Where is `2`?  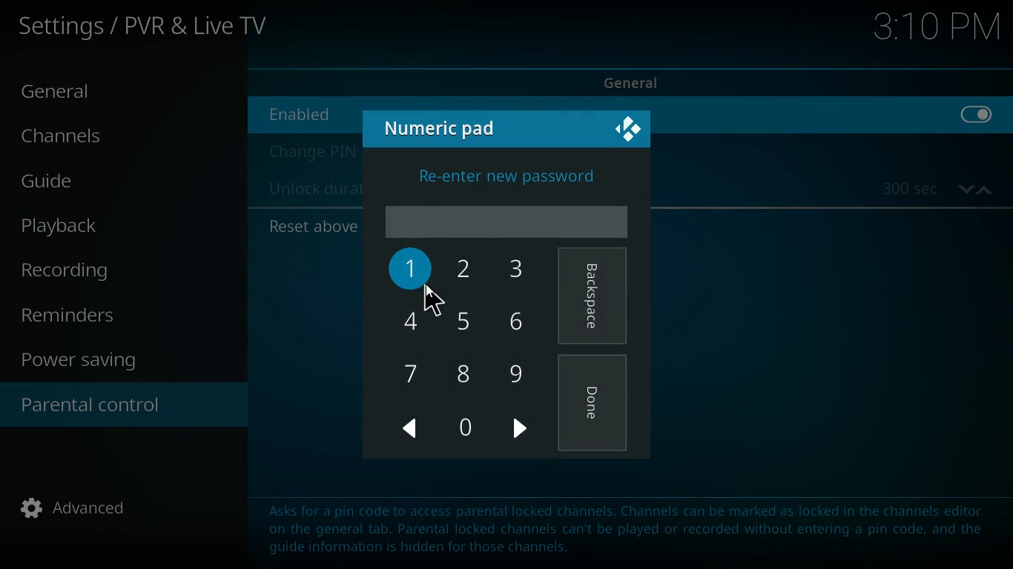
2 is located at coordinates (469, 270).